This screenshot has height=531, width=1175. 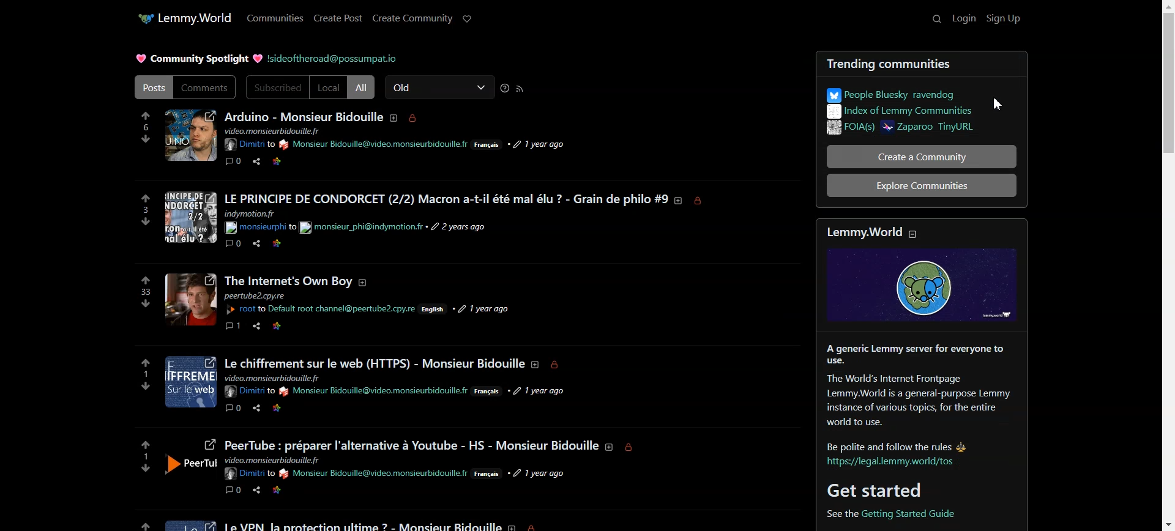 I want to click on Create Post, so click(x=338, y=17).